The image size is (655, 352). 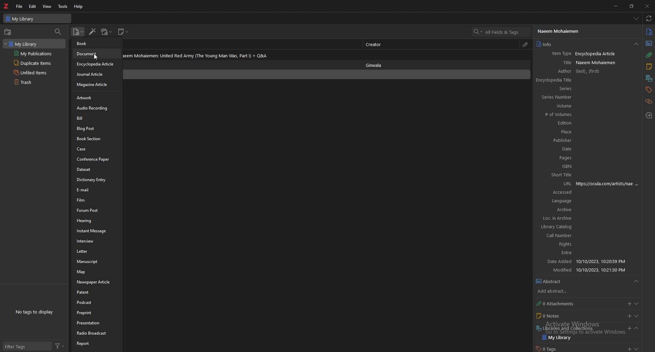 What do you see at coordinates (608, 62) in the screenshot?
I see `title input` at bounding box center [608, 62].